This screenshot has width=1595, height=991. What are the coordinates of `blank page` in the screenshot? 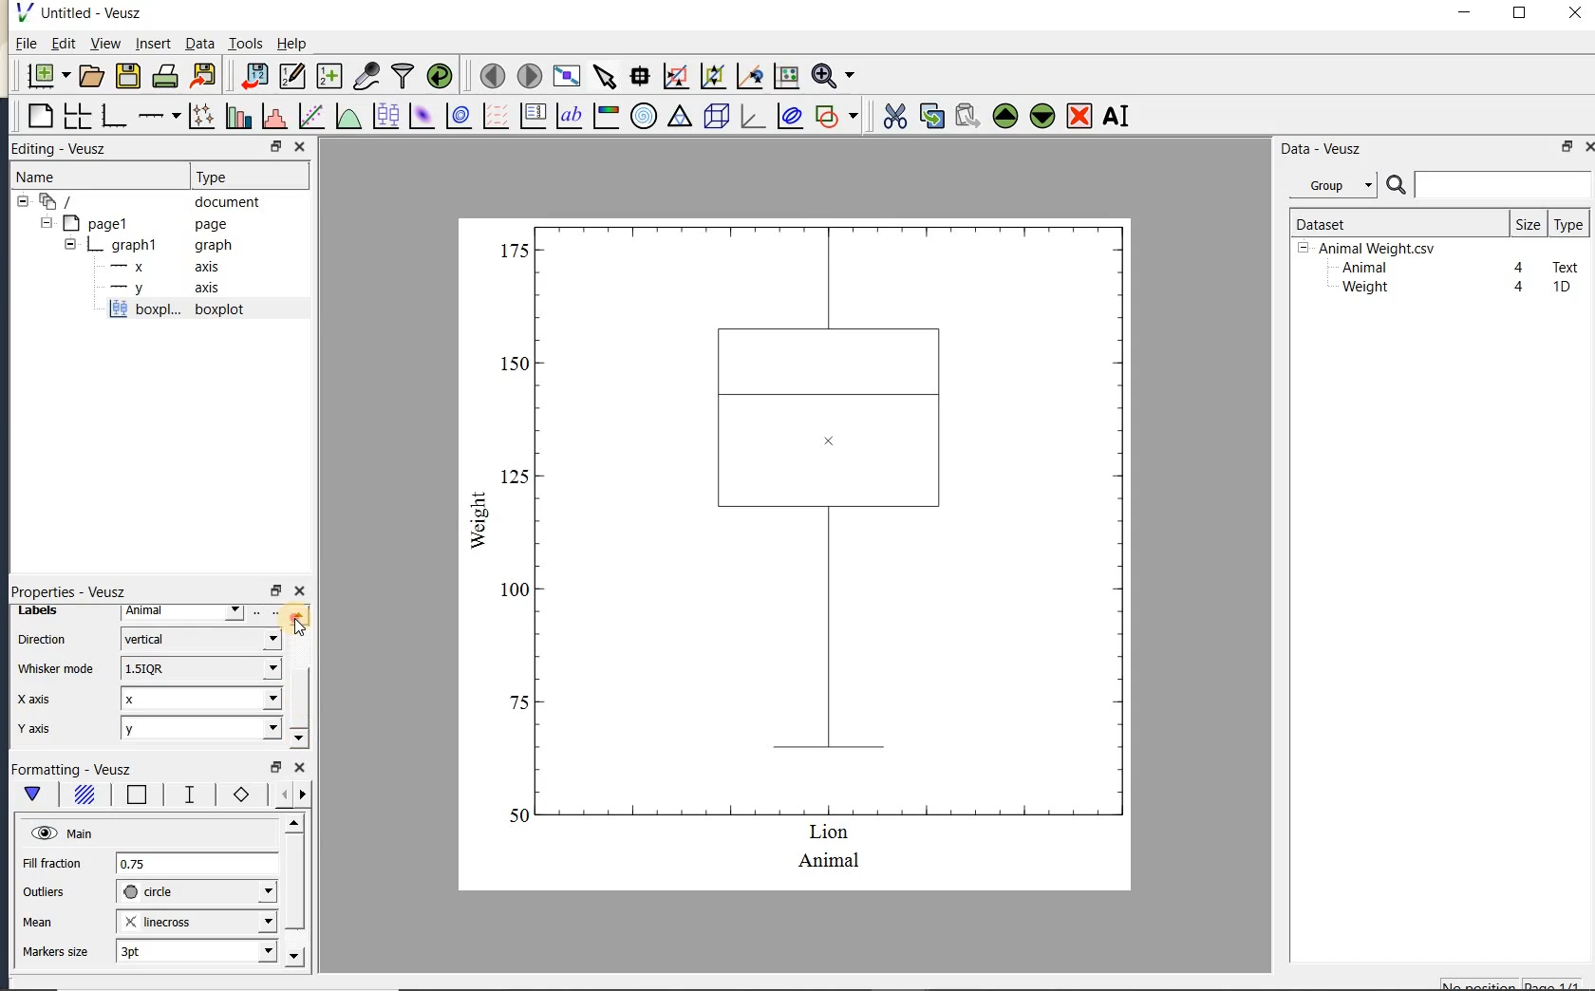 It's located at (38, 117).